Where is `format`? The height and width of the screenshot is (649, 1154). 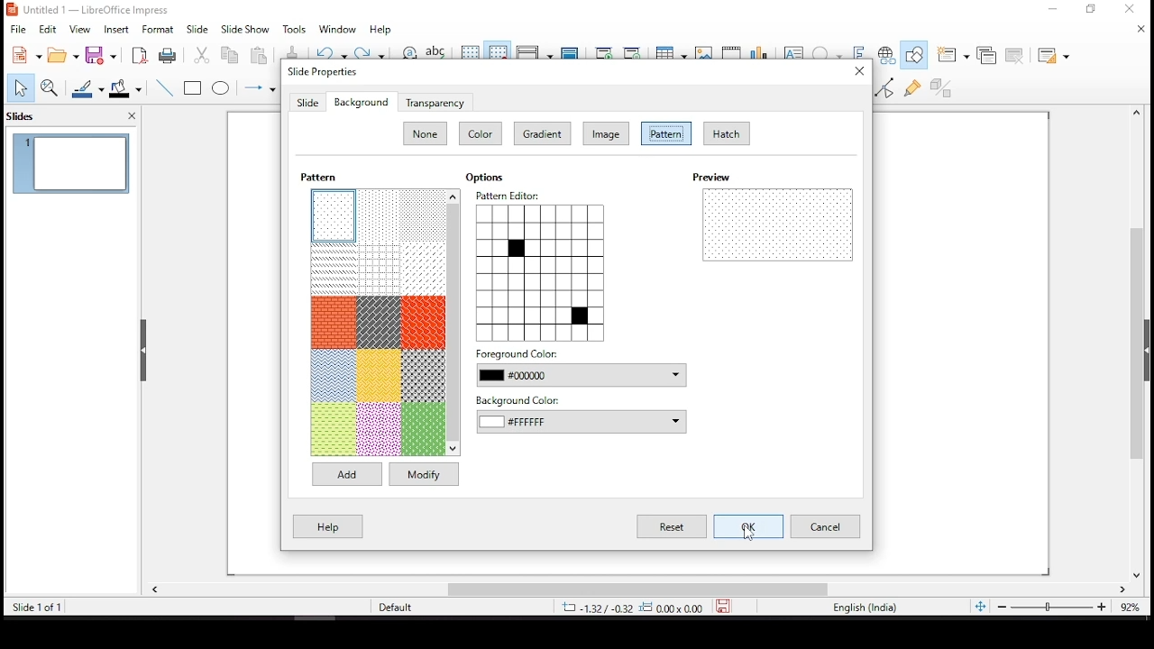 format is located at coordinates (158, 30).